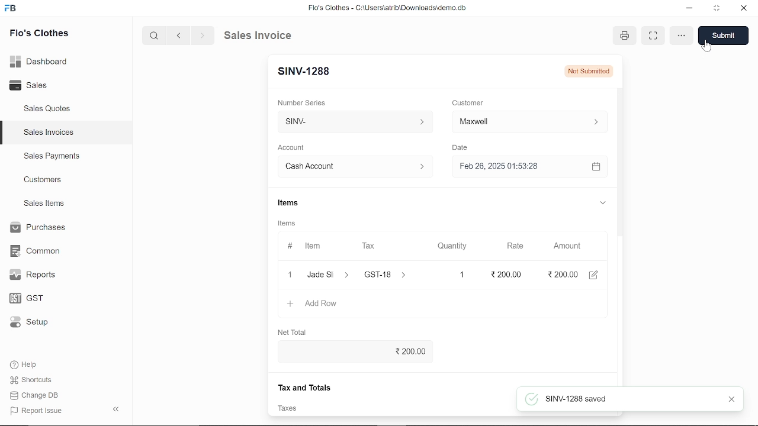  What do you see at coordinates (294, 148) in the screenshot?
I see `Account` at bounding box center [294, 148].